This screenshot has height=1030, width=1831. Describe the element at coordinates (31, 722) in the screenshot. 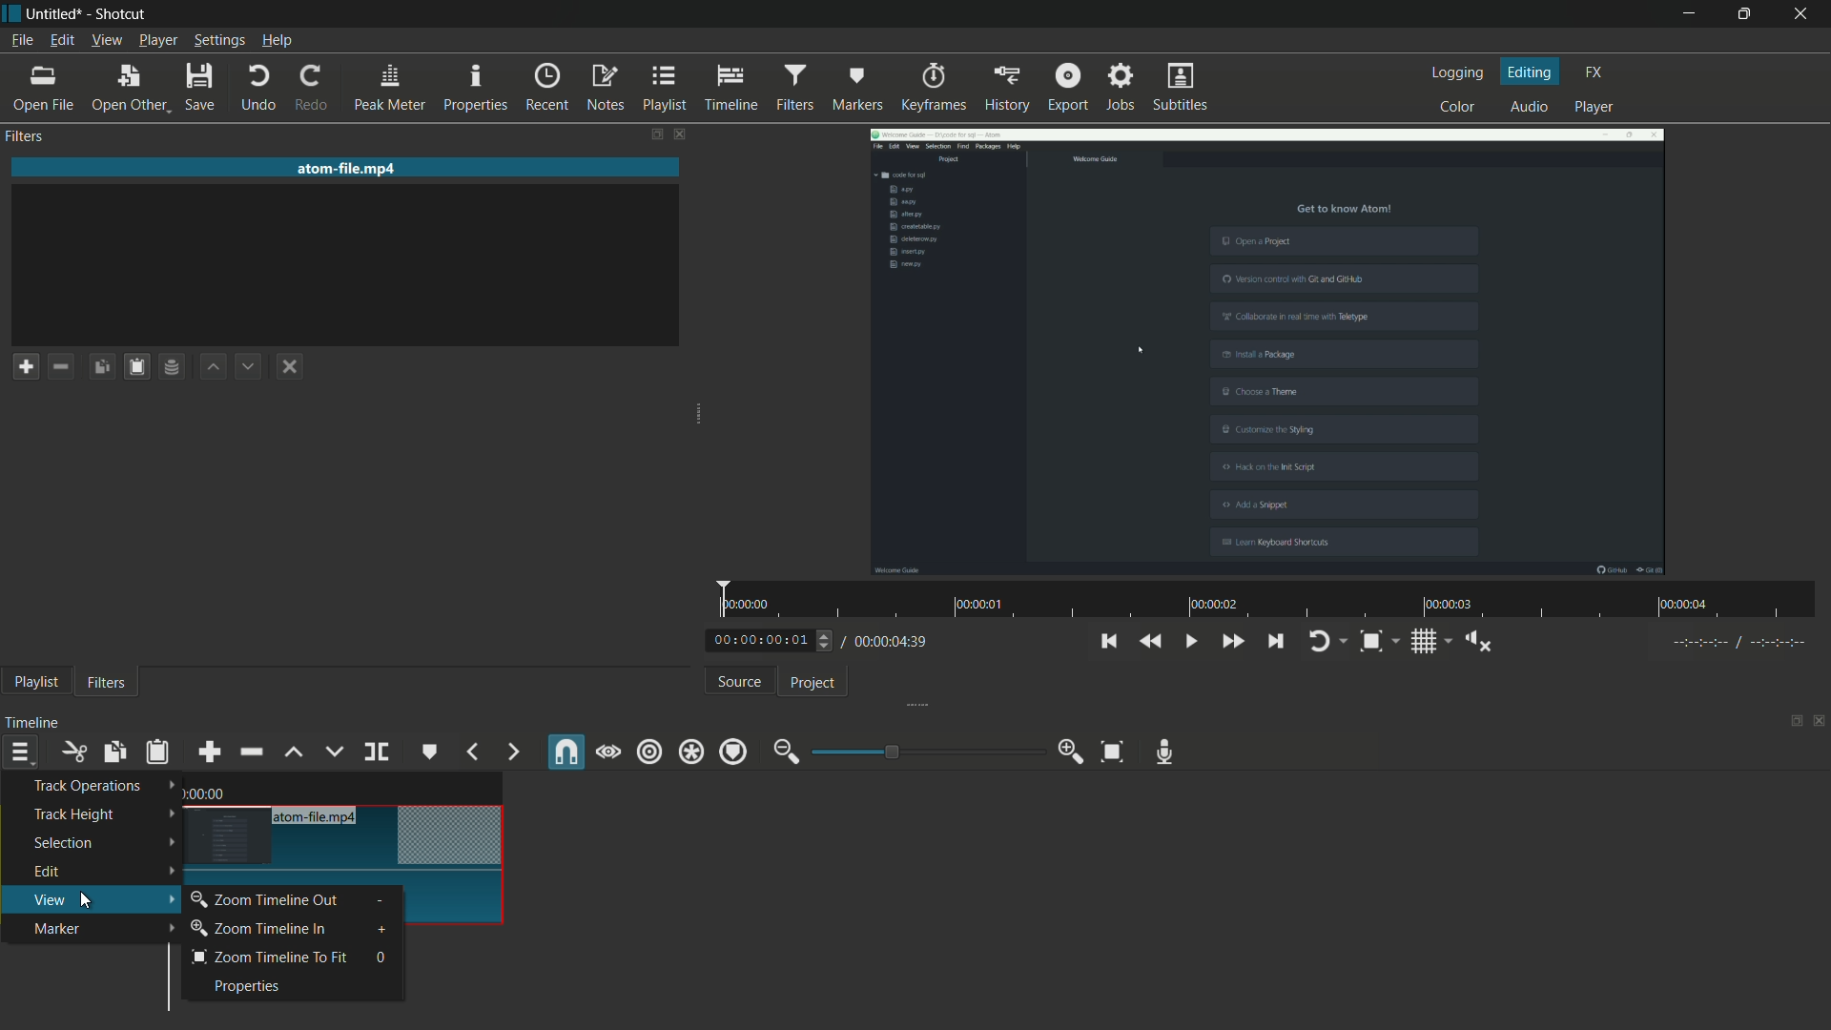

I see `timeline` at that location.